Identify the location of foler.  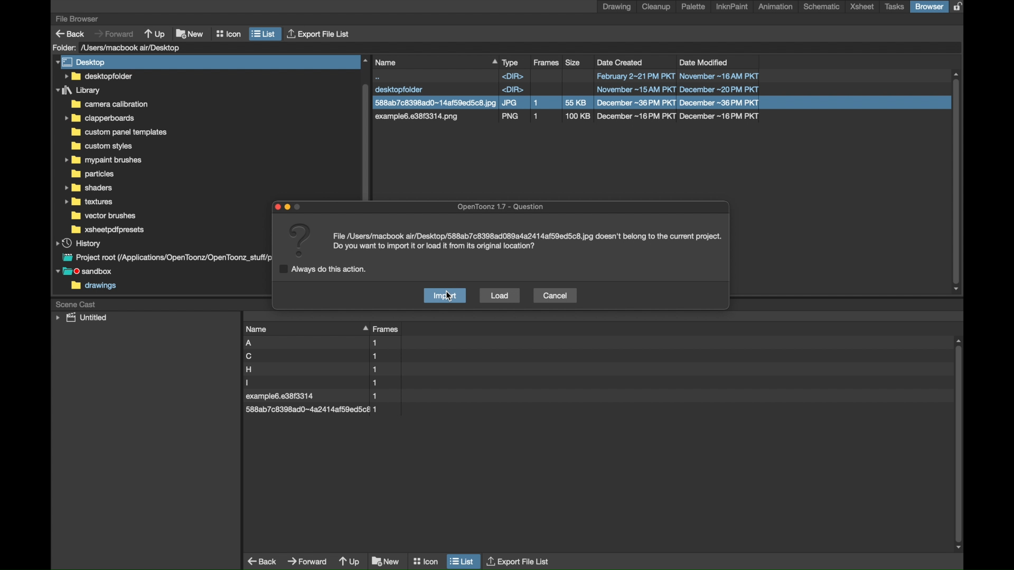
(108, 230).